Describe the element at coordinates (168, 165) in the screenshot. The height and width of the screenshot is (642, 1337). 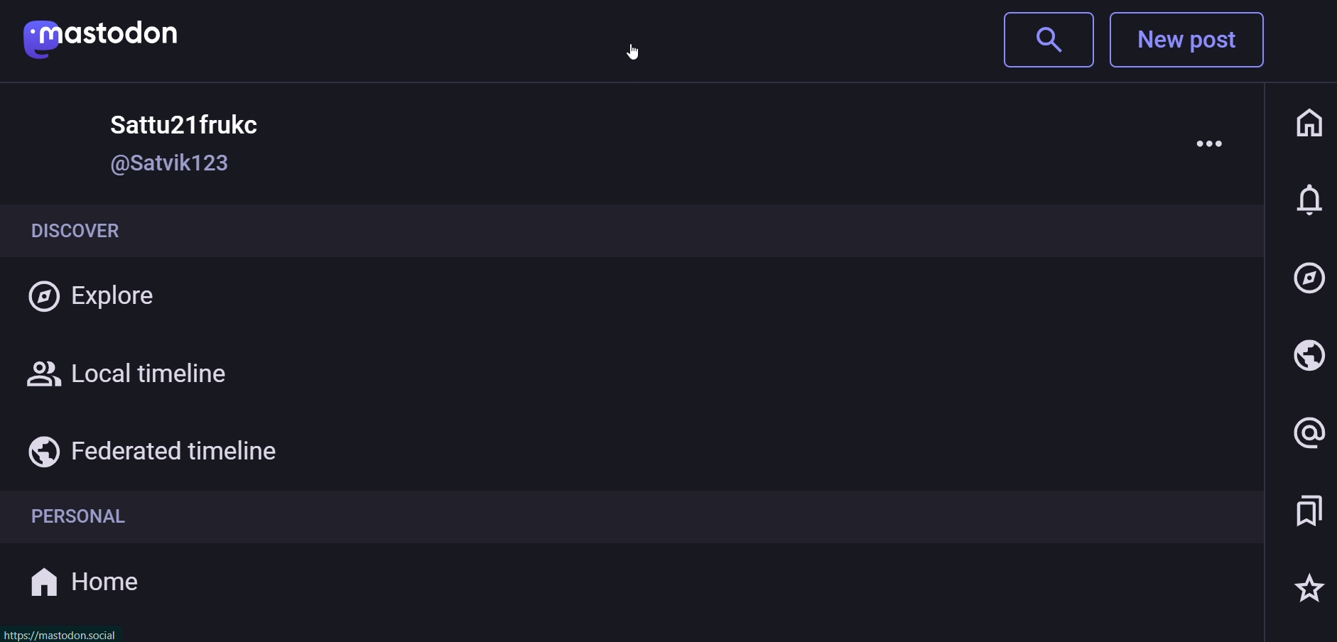
I see `@Satvik123` at that location.